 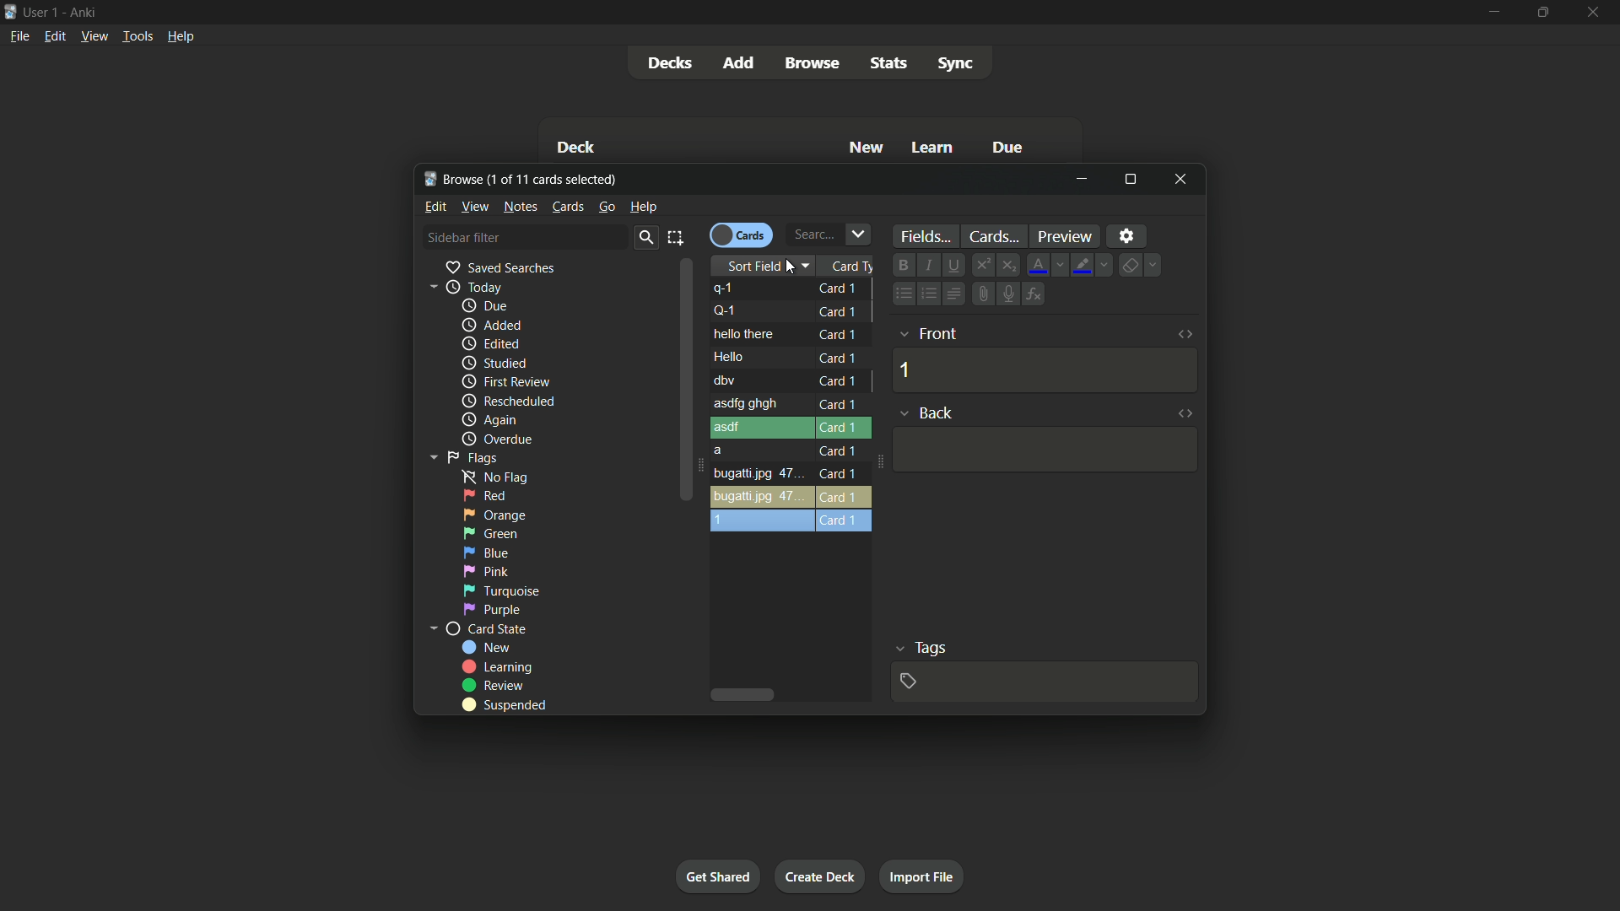 I want to click on no flag, so click(x=499, y=478).